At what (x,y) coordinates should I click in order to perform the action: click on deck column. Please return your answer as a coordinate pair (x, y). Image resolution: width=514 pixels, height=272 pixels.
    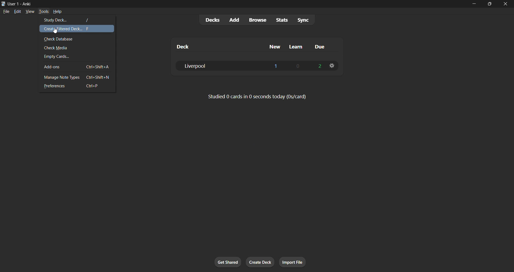
    Looking at the image, I should click on (214, 46).